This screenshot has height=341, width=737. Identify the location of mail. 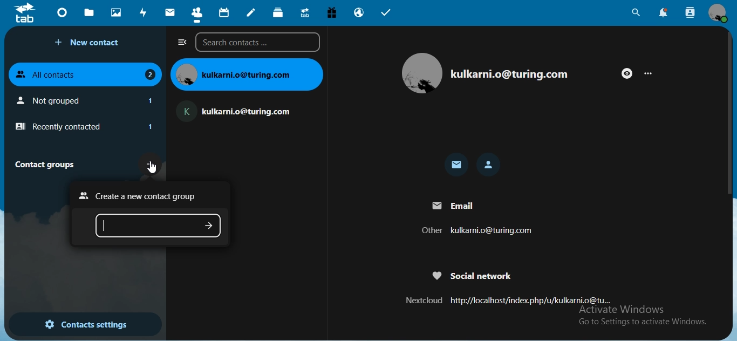
(457, 166).